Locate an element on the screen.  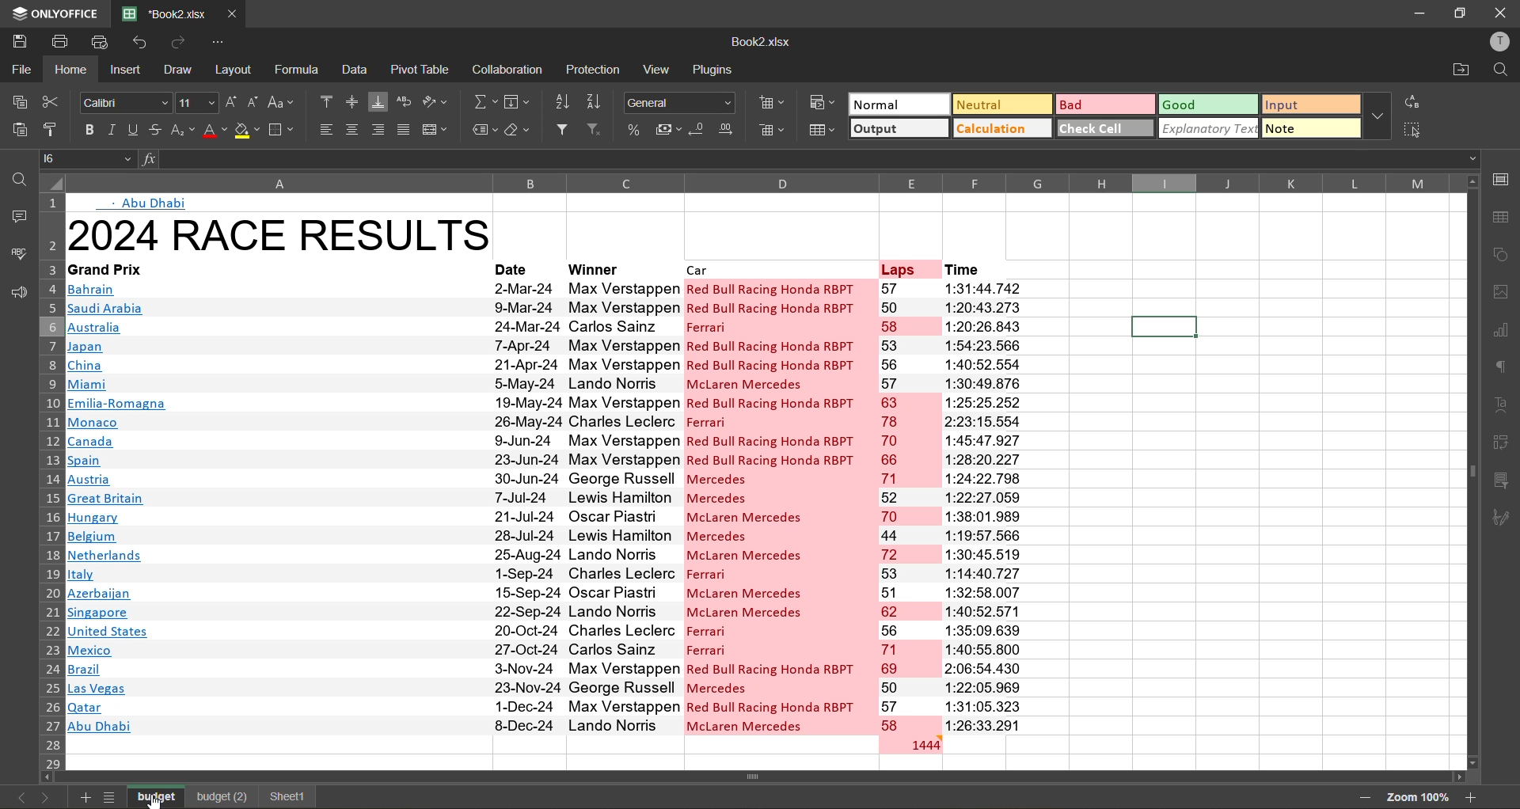
select all is located at coordinates (1414, 130).